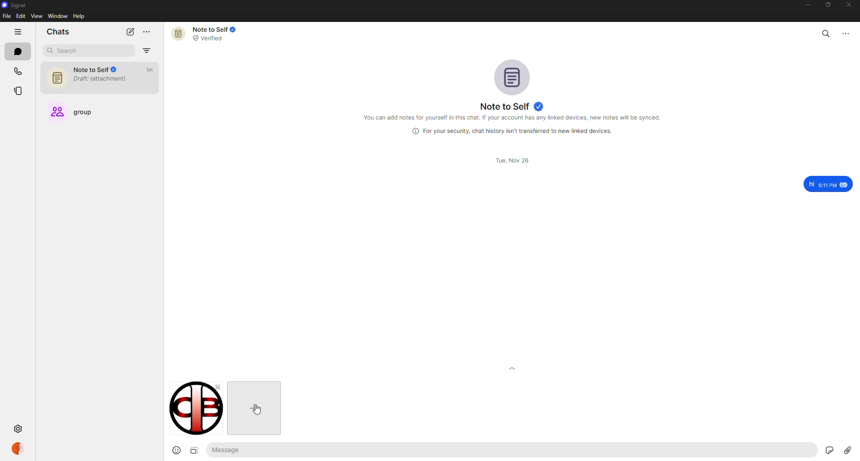  Describe the element at coordinates (825, 33) in the screenshot. I see `search` at that location.